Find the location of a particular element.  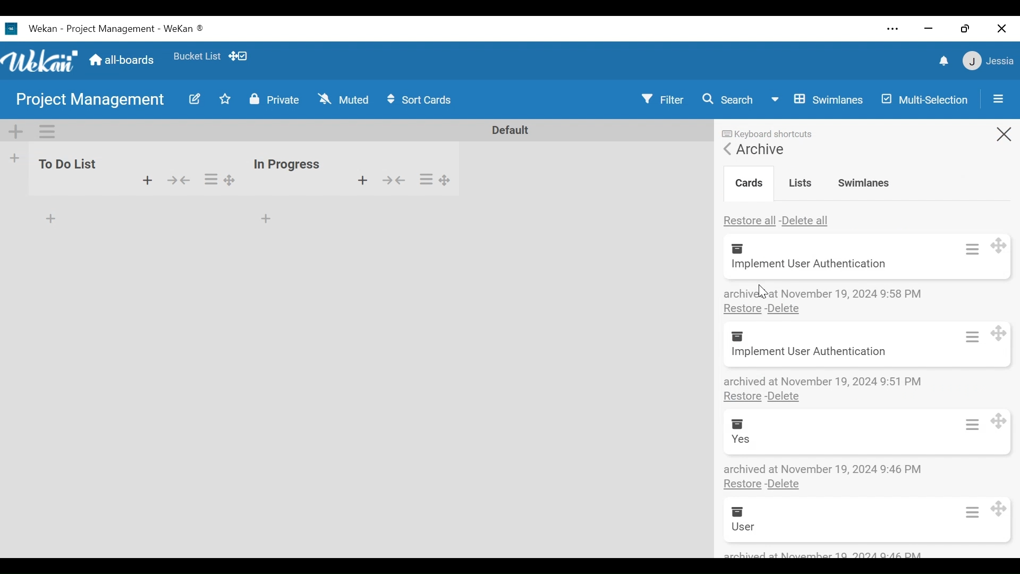

Delete all is located at coordinates (808, 222).